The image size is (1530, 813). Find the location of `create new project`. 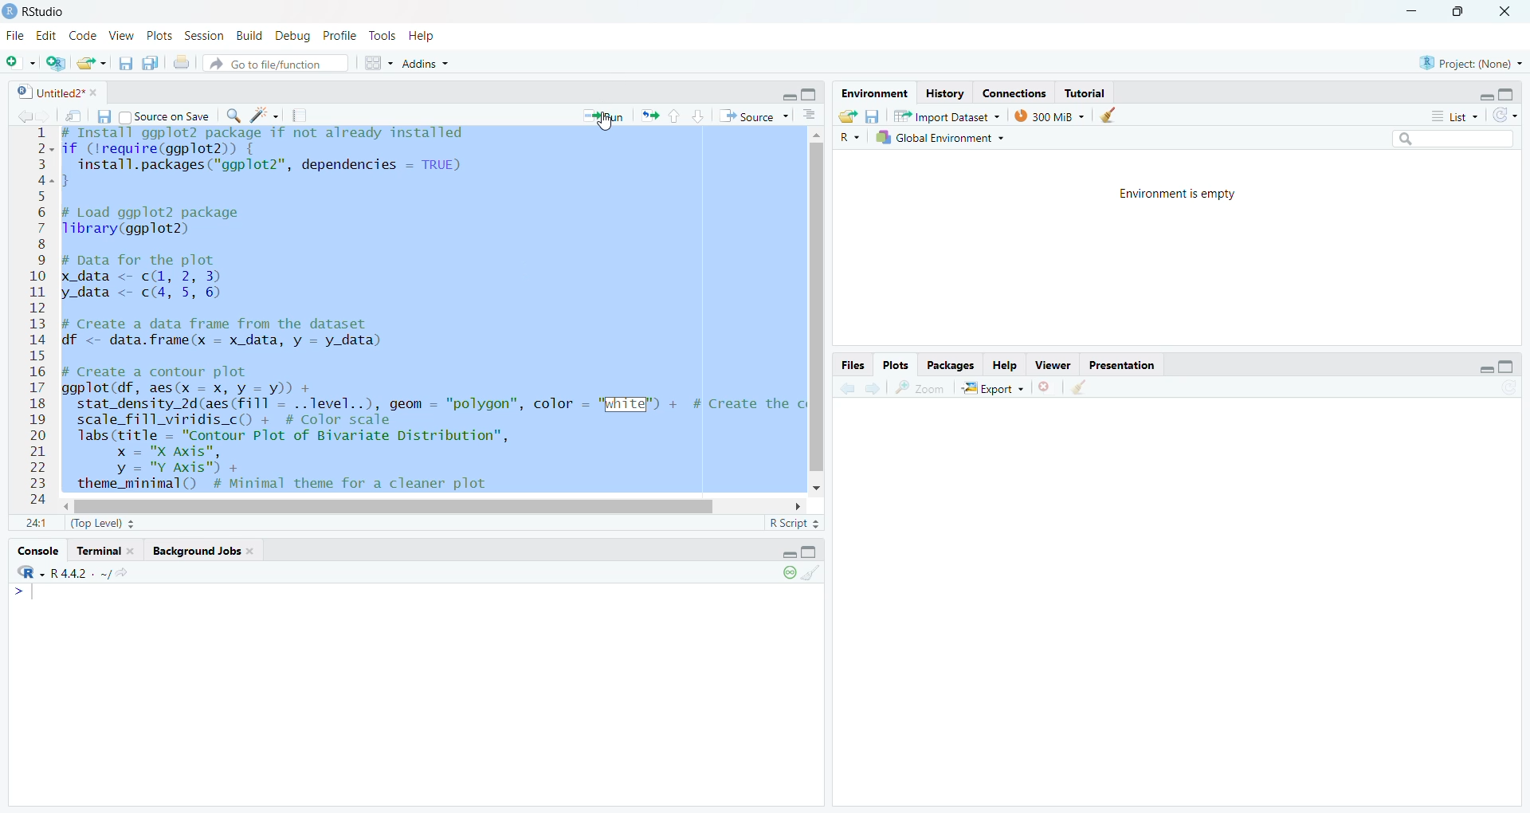

create new project is located at coordinates (53, 61).